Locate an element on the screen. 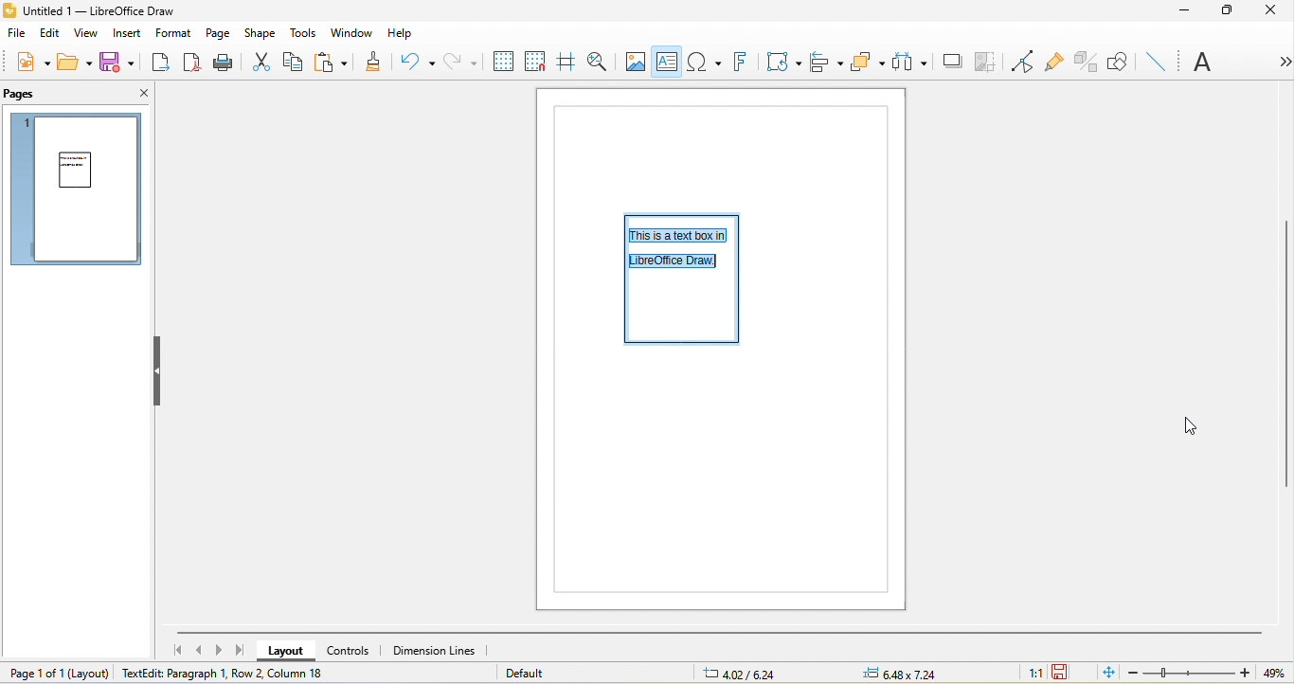  toggle point edit mode is located at coordinates (1020, 60).